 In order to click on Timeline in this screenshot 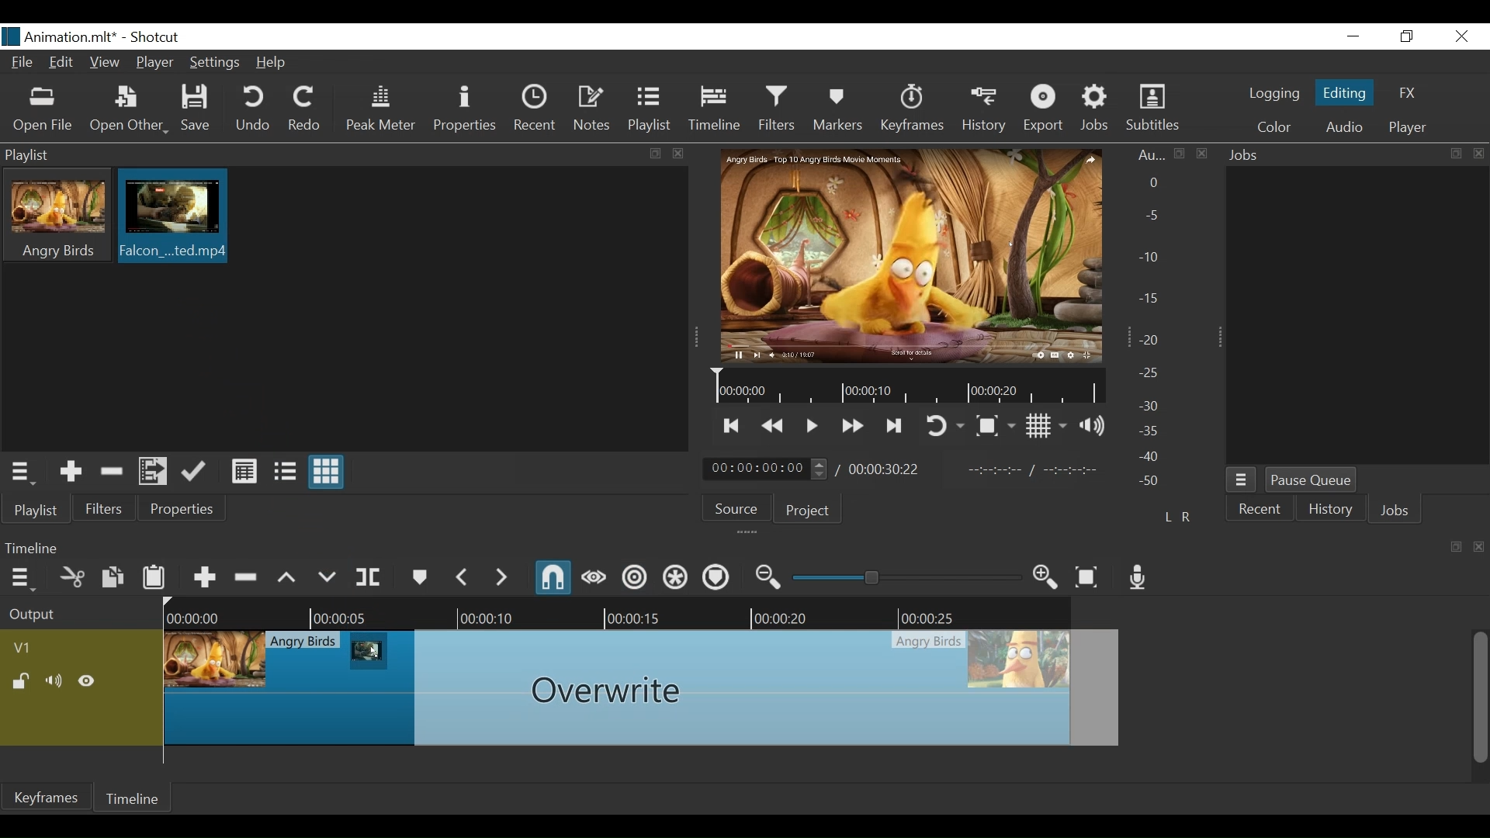, I will do `click(621, 613)`.